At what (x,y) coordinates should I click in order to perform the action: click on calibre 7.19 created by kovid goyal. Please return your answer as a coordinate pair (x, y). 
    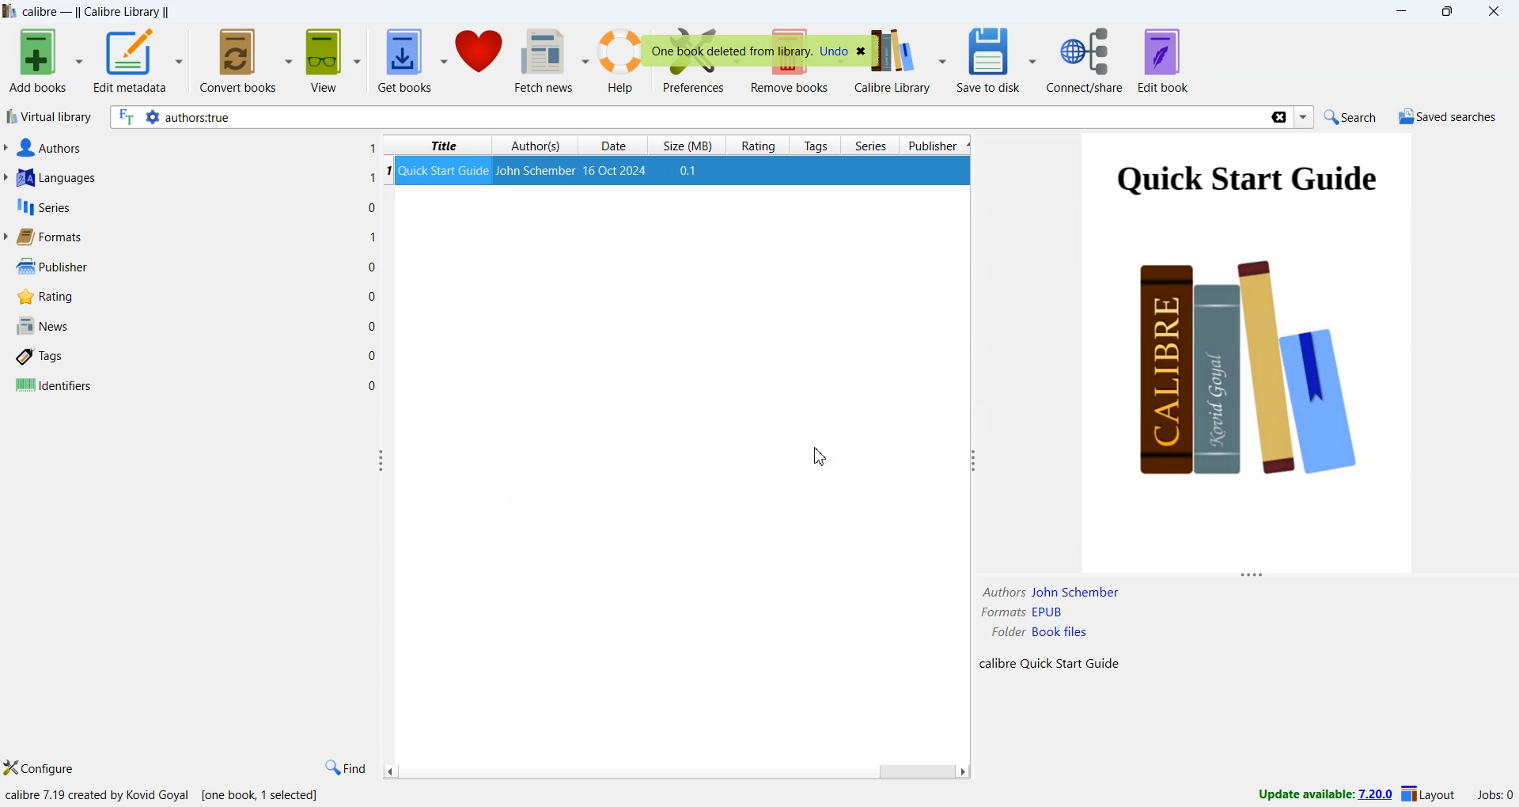
    Looking at the image, I should click on (99, 796).